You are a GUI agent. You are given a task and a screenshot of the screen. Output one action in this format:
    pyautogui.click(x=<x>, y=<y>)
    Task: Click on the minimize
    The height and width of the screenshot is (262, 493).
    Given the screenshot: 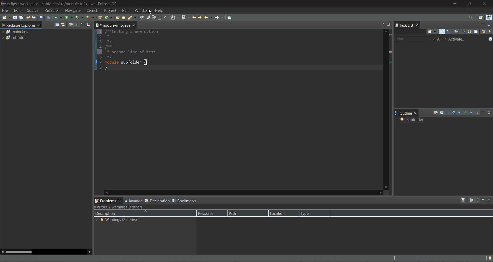 What is the action you would take?
    pyautogui.click(x=484, y=200)
    